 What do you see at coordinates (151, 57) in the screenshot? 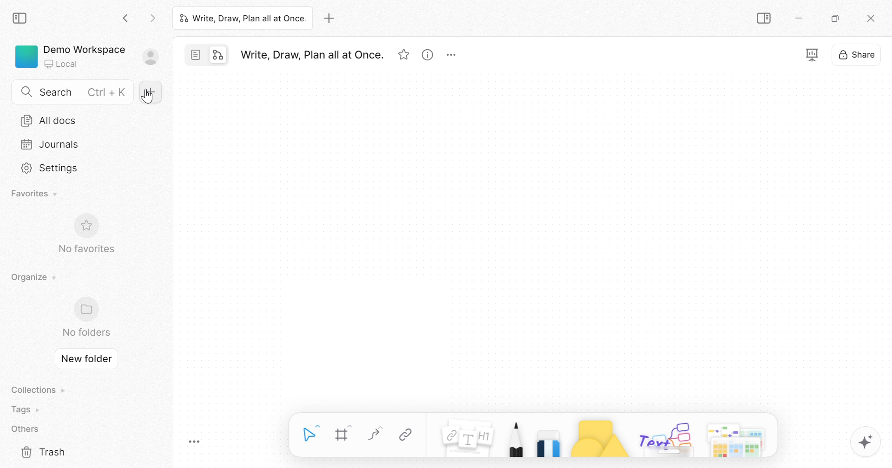
I see `Sign in` at bounding box center [151, 57].